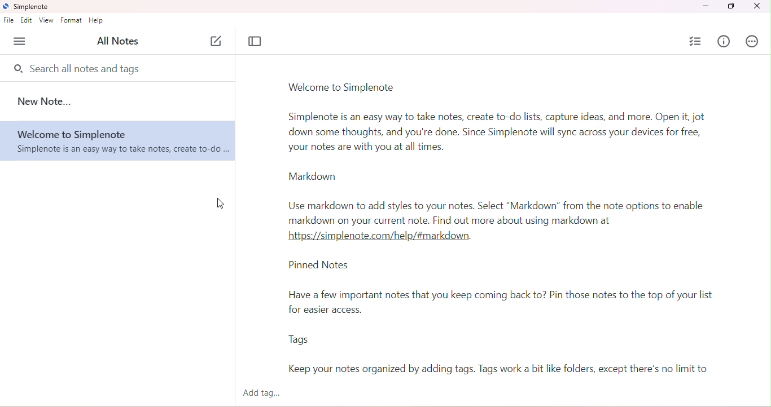  I want to click on new note, so click(218, 42).